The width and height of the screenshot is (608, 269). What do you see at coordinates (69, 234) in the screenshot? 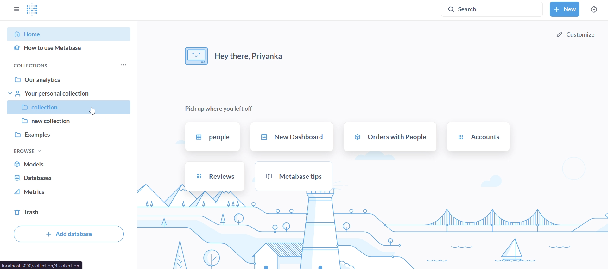
I see `add database` at bounding box center [69, 234].